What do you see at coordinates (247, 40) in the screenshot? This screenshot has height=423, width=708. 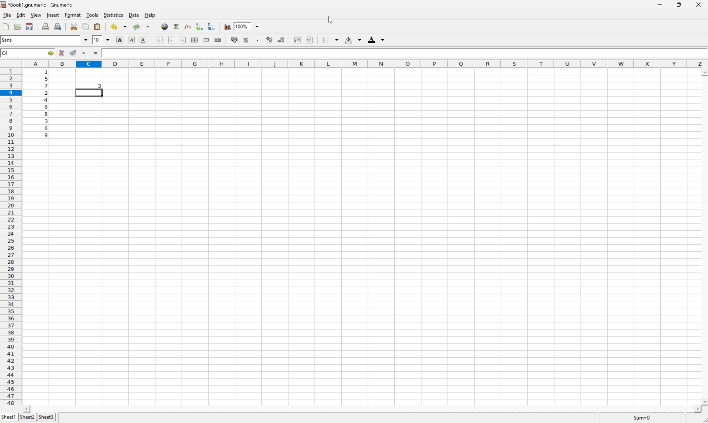 I see `format selection as percentage` at bounding box center [247, 40].